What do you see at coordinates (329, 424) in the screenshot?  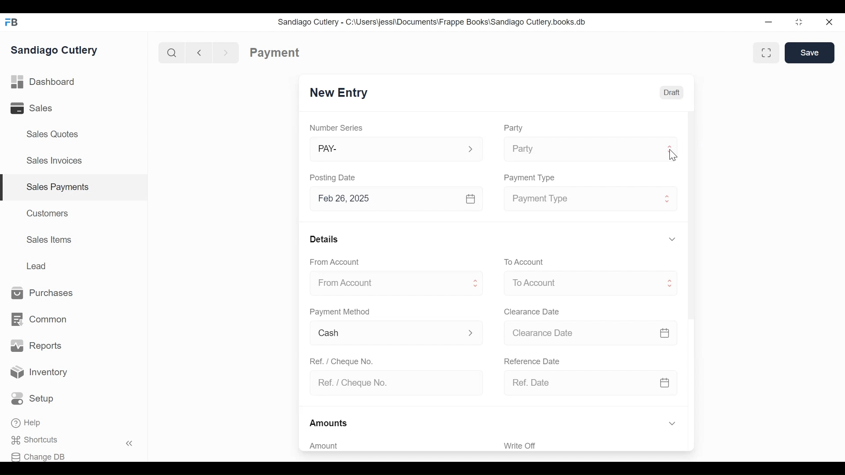 I see `Amounts` at bounding box center [329, 424].